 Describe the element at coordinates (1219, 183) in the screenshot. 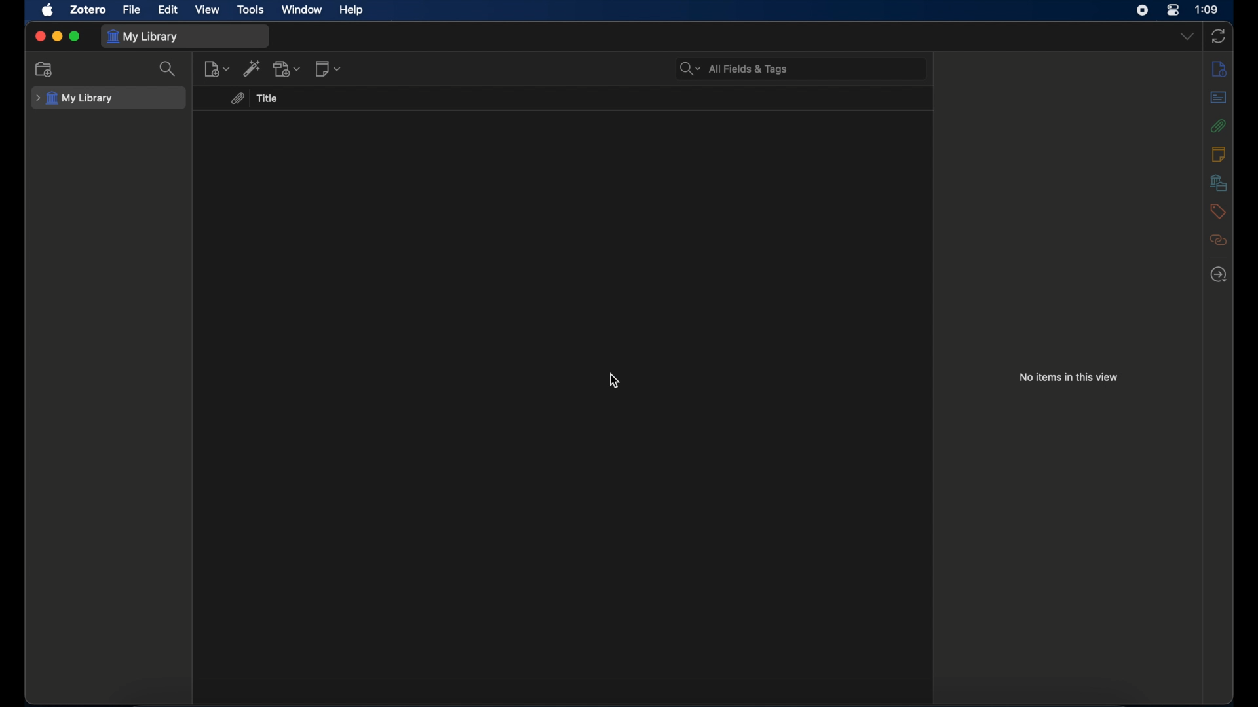

I see `libraries` at that location.